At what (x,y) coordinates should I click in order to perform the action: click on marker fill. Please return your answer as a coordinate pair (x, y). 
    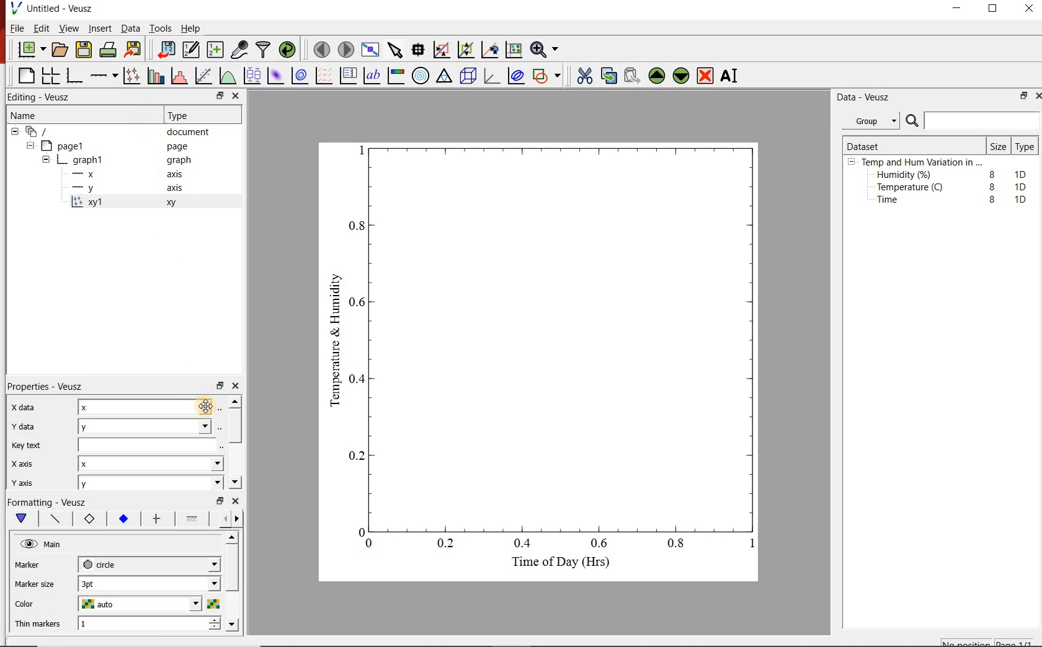
    Looking at the image, I should click on (123, 519).